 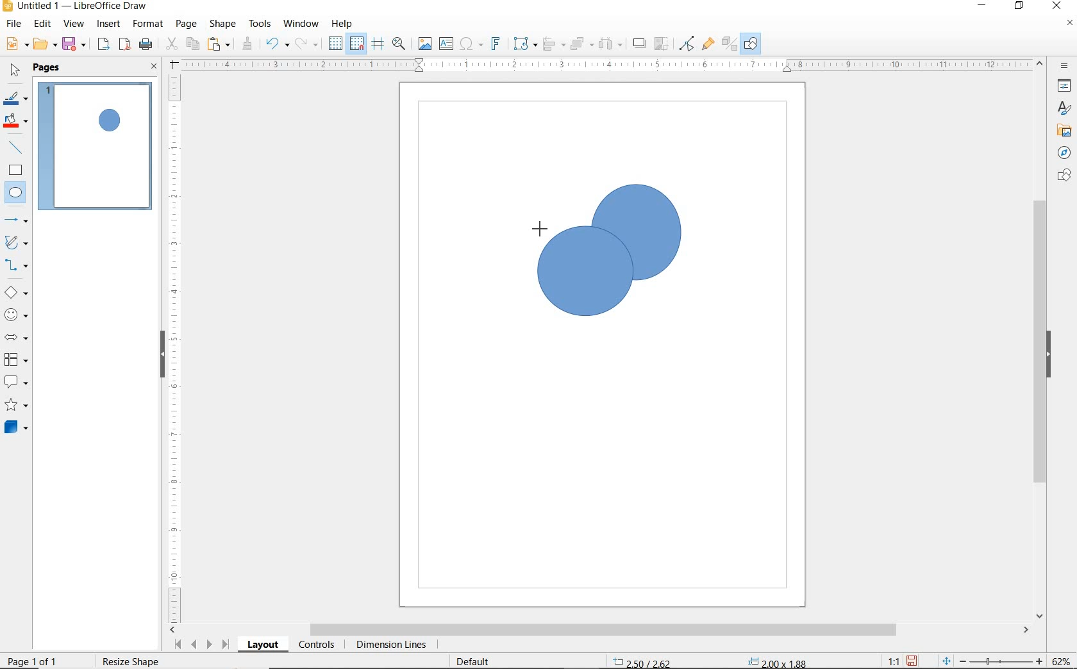 I want to click on DISPLAY GRID, so click(x=337, y=44).